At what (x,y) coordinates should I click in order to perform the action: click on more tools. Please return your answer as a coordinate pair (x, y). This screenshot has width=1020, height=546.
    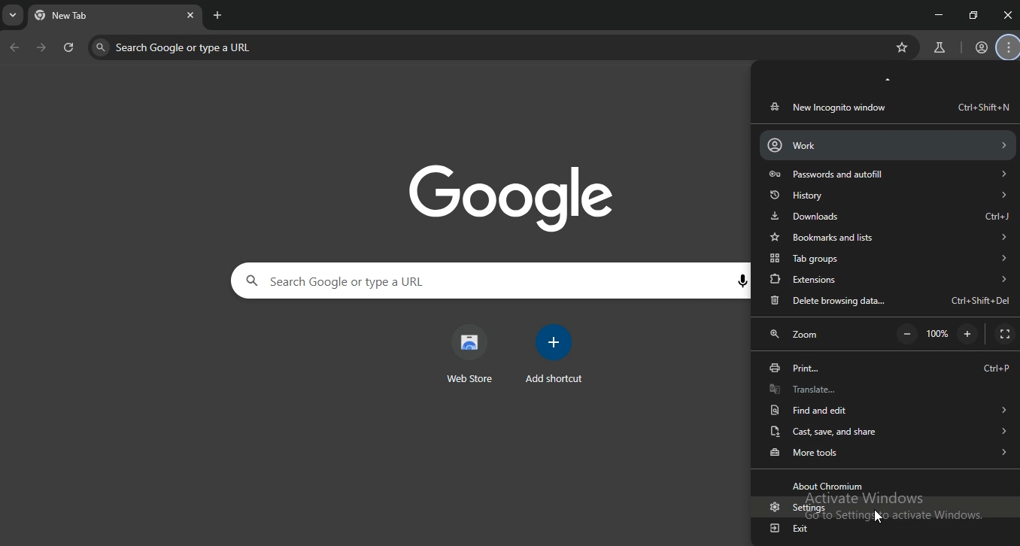
    Looking at the image, I should click on (888, 451).